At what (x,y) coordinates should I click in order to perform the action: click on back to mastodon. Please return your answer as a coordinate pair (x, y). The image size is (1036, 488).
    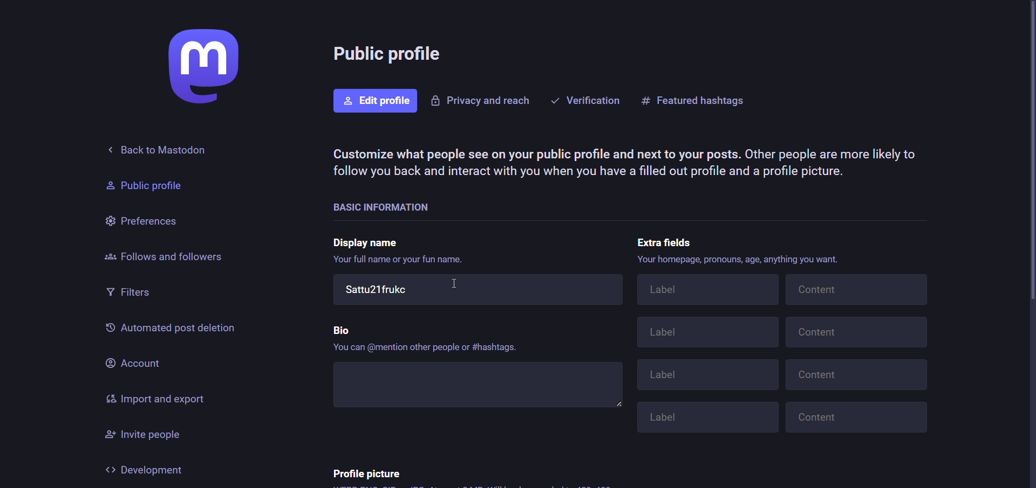
    Looking at the image, I should click on (167, 149).